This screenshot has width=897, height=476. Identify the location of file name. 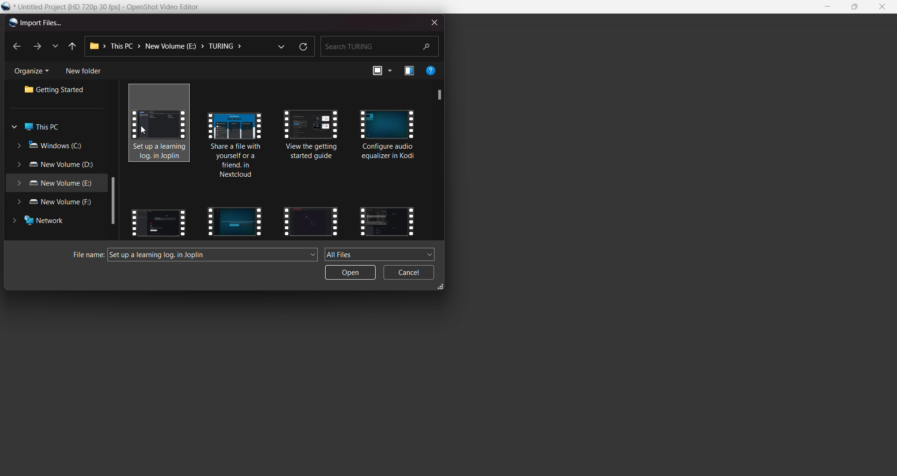
(114, 7).